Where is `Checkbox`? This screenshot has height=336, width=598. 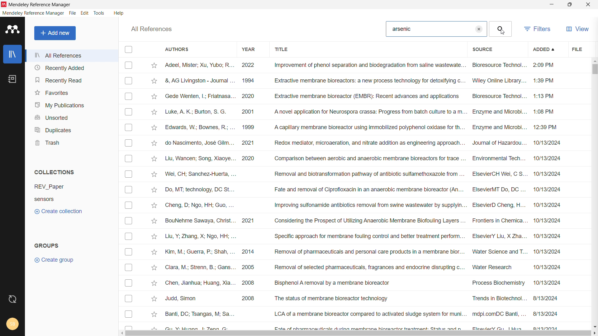 Checkbox is located at coordinates (129, 205).